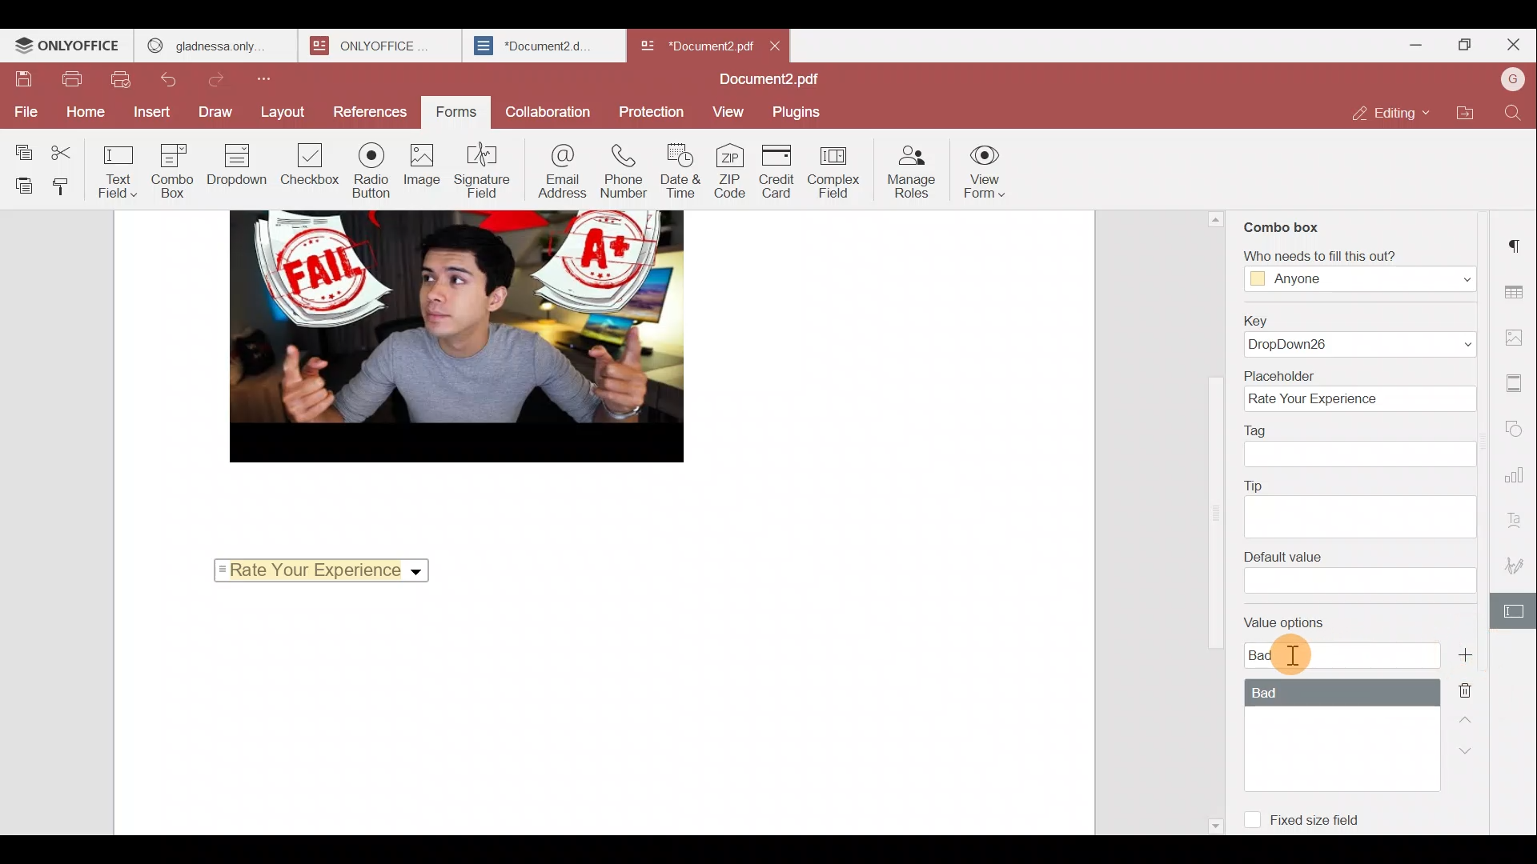 The image size is (1537, 864). What do you see at coordinates (307, 166) in the screenshot?
I see `Checkbox` at bounding box center [307, 166].